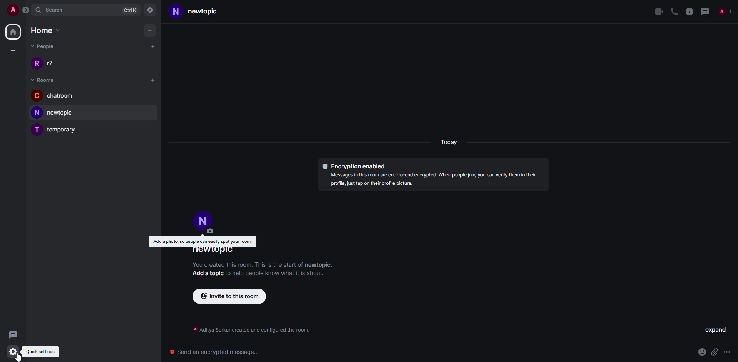 The width and height of the screenshot is (738, 362). Describe the element at coordinates (674, 12) in the screenshot. I see `voice call` at that location.